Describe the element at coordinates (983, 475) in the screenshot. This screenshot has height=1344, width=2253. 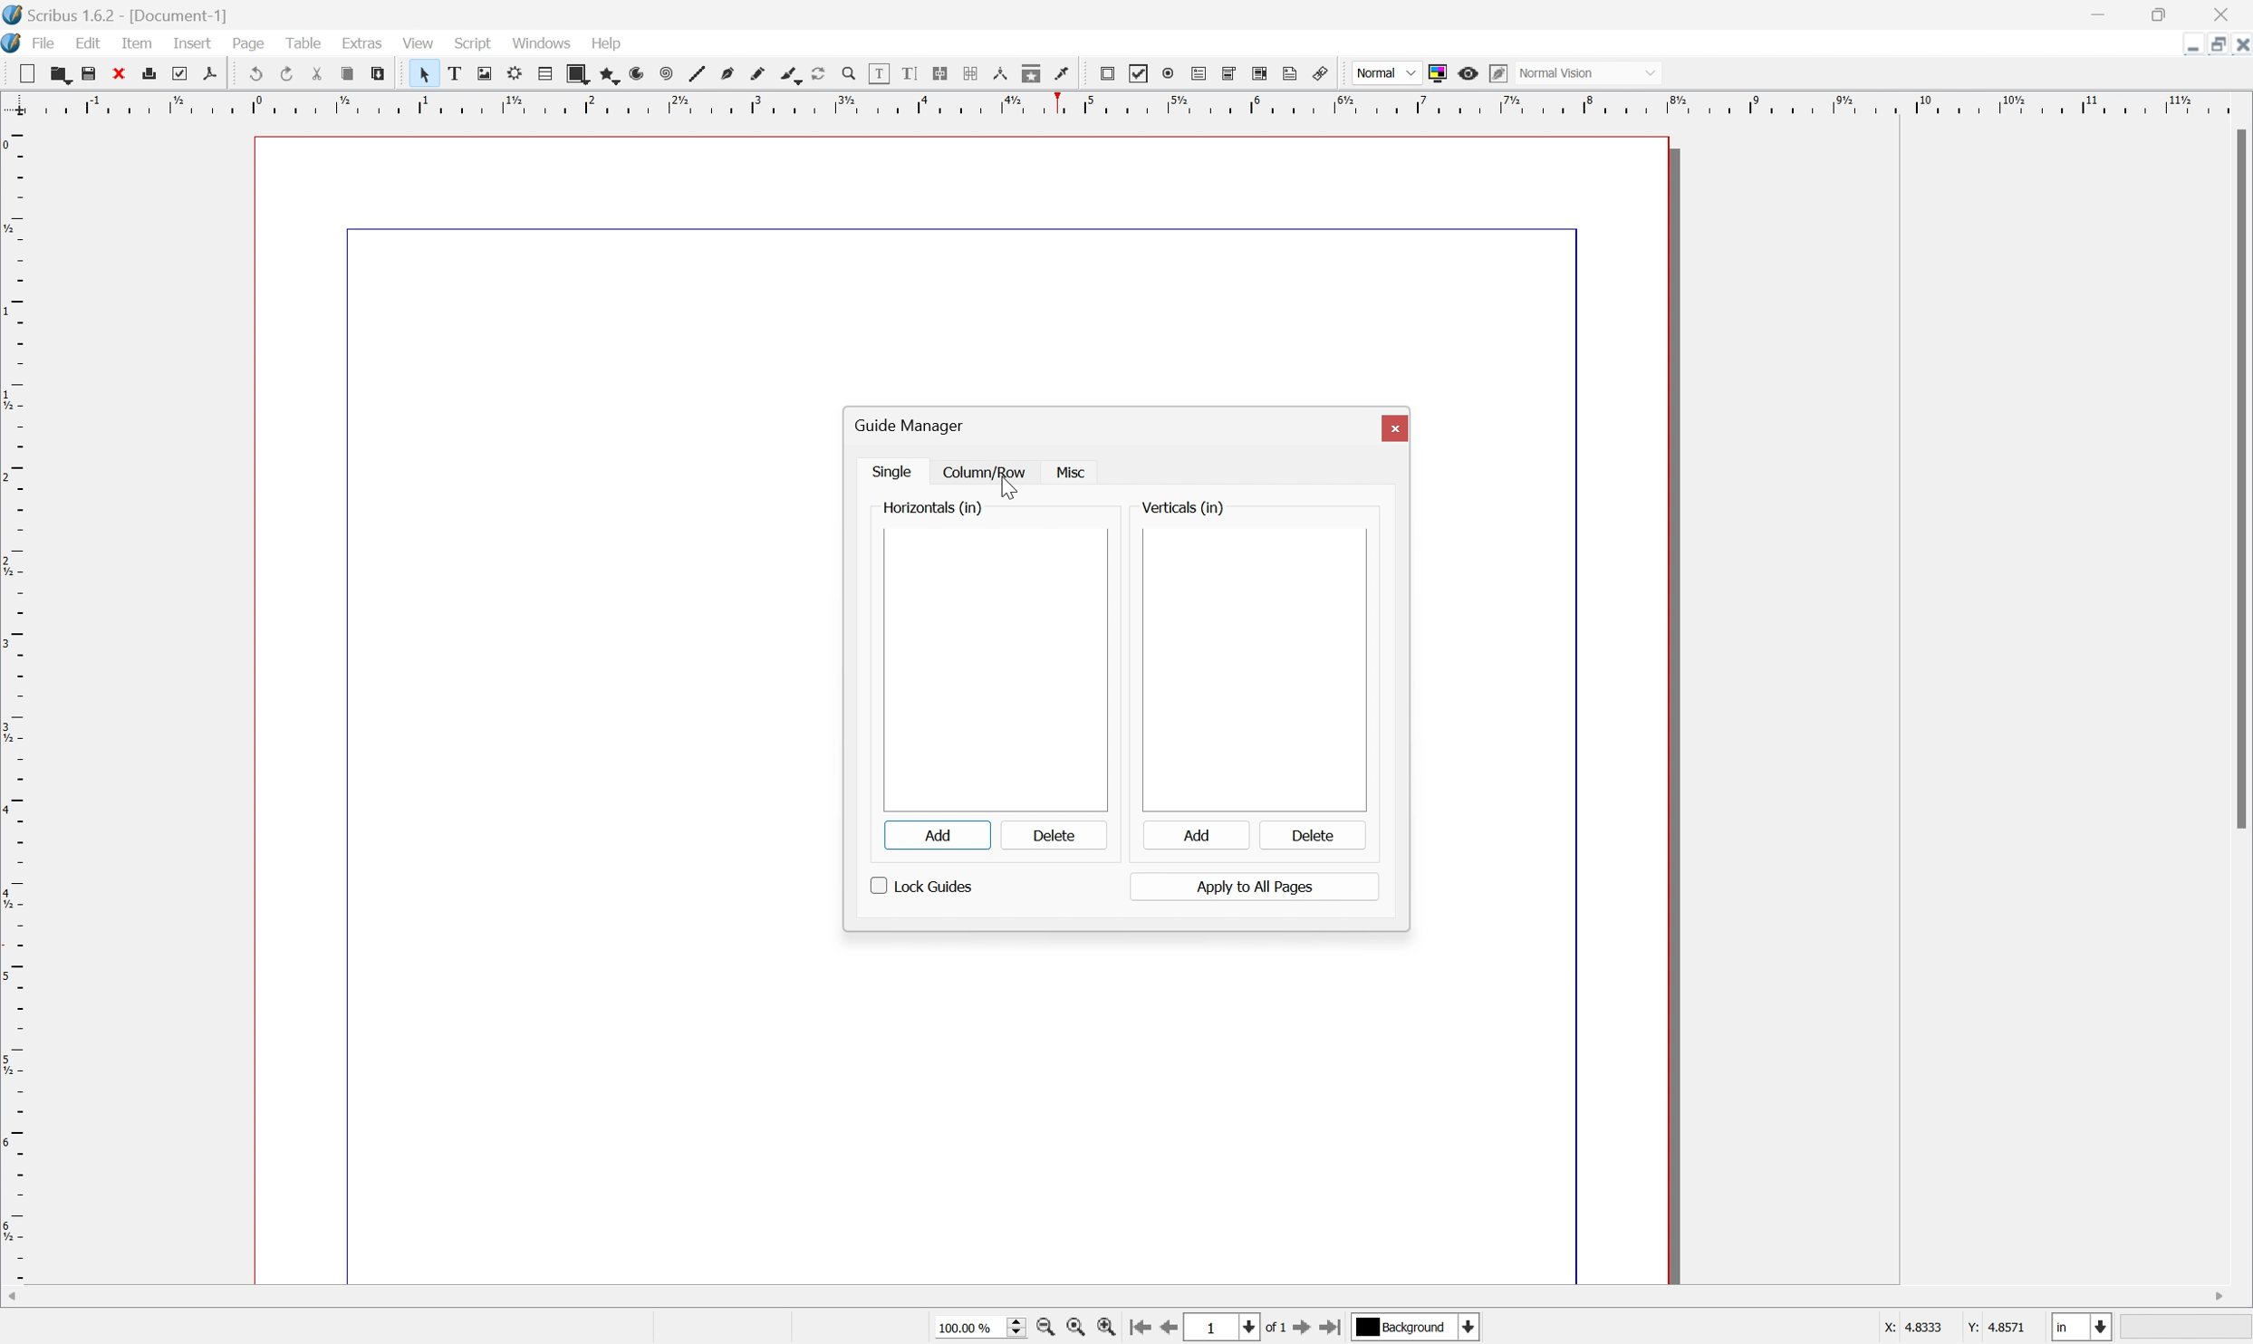
I see `column/row` at that location.